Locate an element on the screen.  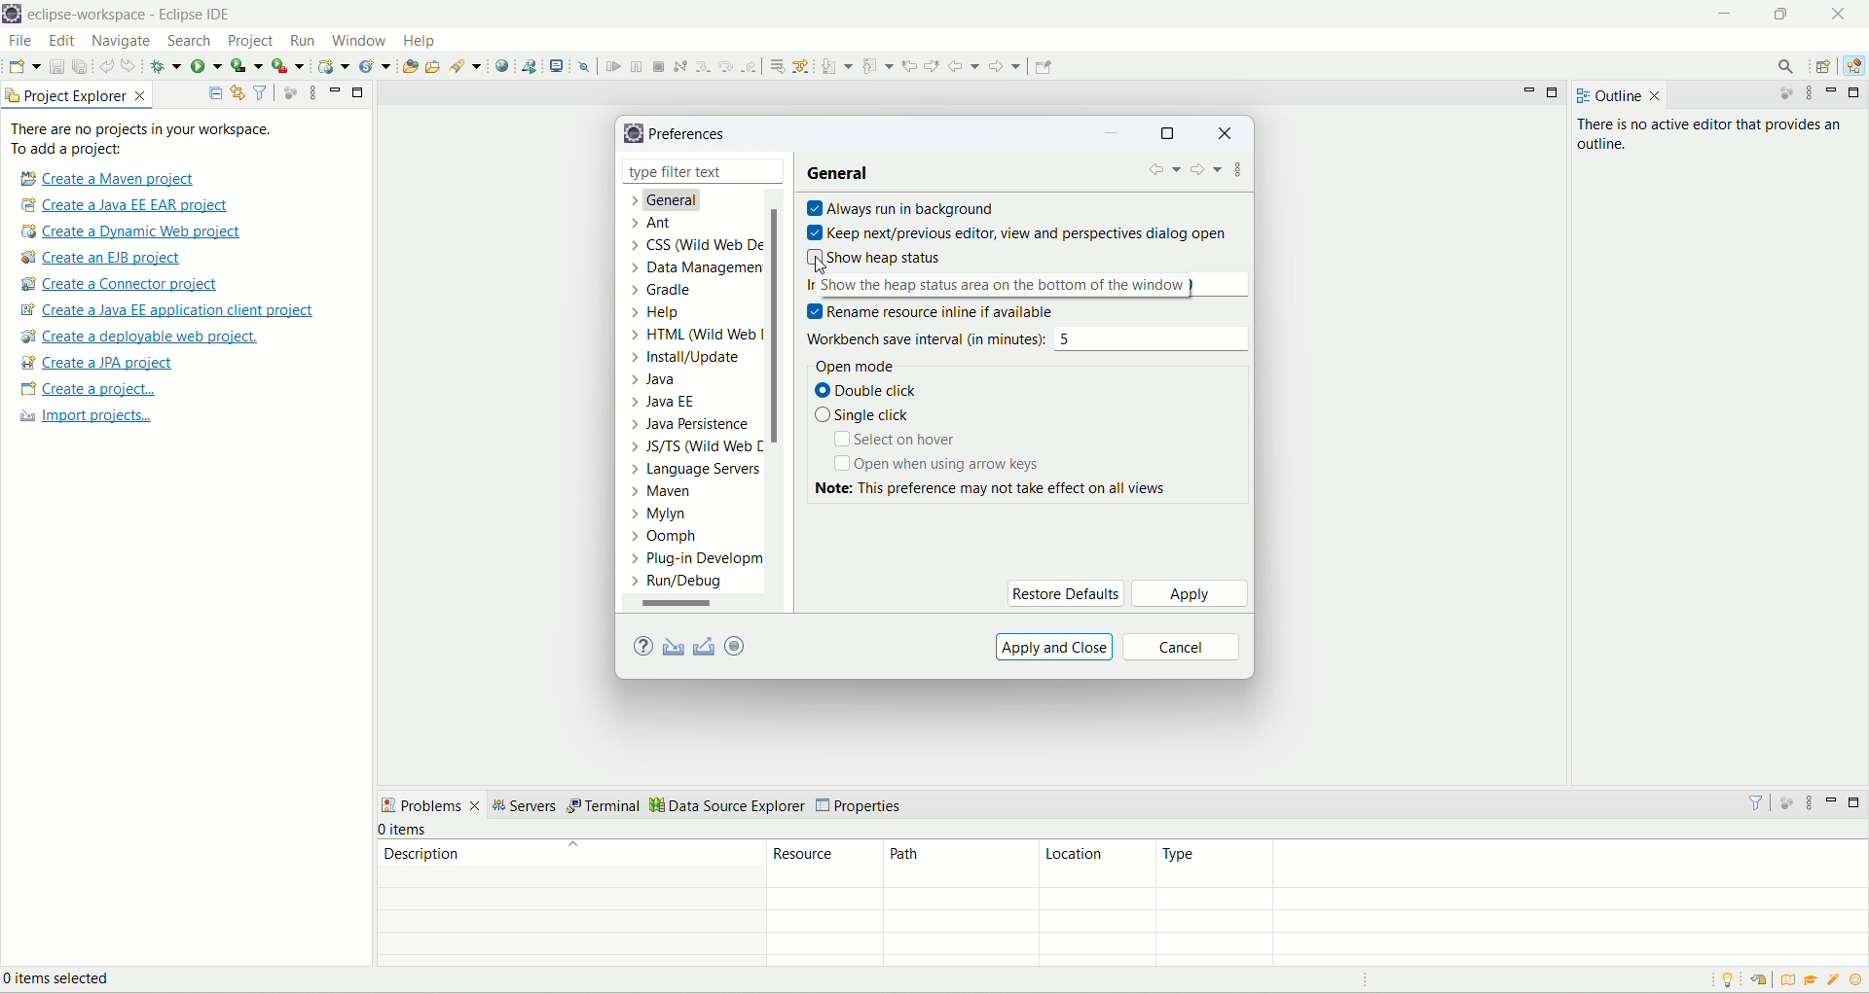
workbench save interval (in minutes): 5 is located at coordinates (1031, 337).